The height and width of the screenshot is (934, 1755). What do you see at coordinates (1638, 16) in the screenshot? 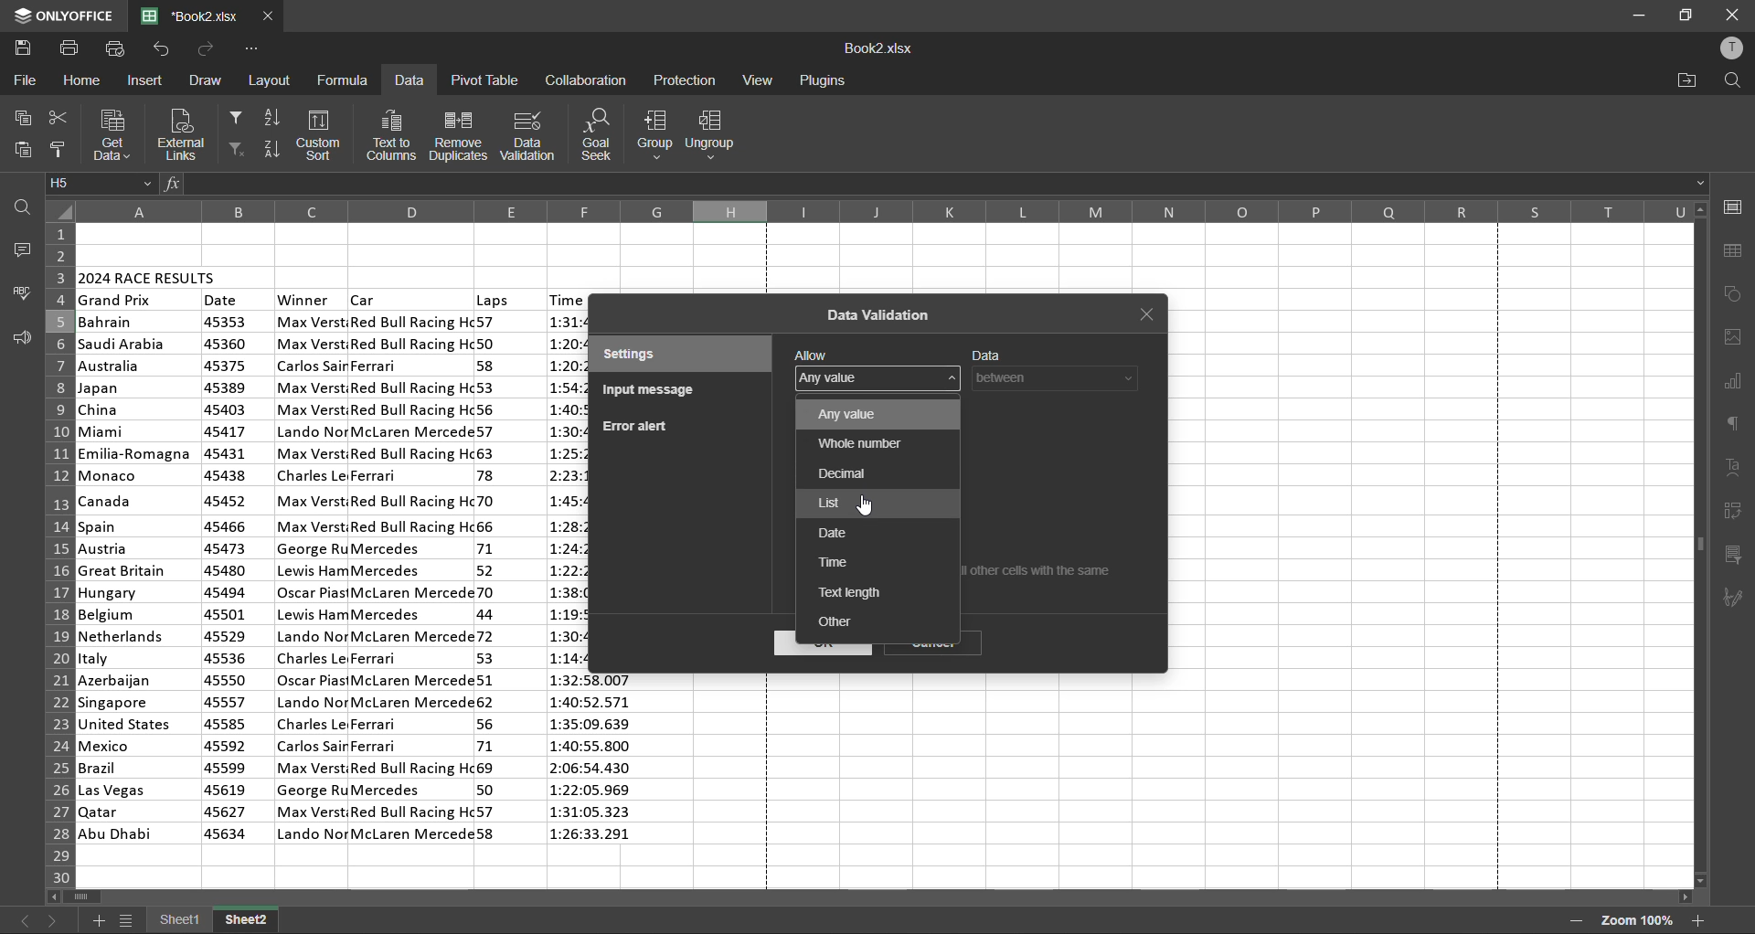
I see `minimize` at bounding box center [1638, 16].